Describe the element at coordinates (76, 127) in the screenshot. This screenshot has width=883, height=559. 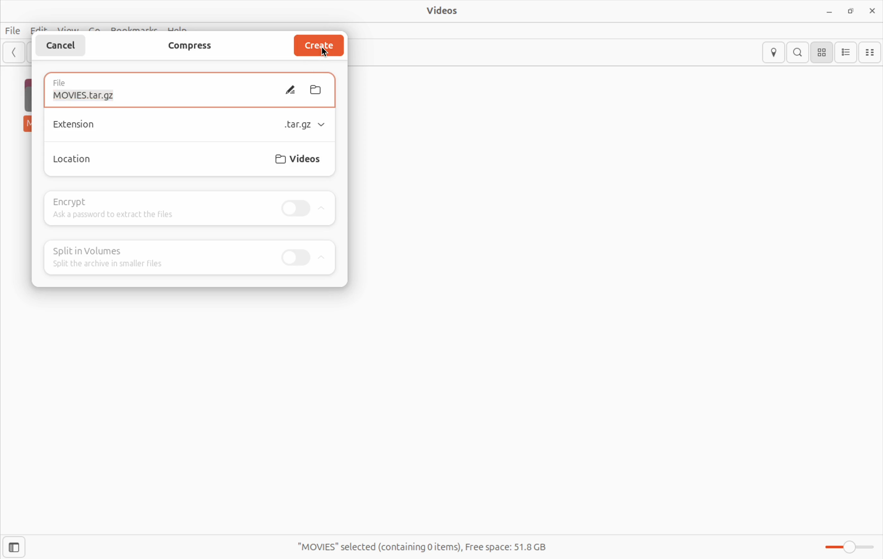
I see `Extensions` at that location.